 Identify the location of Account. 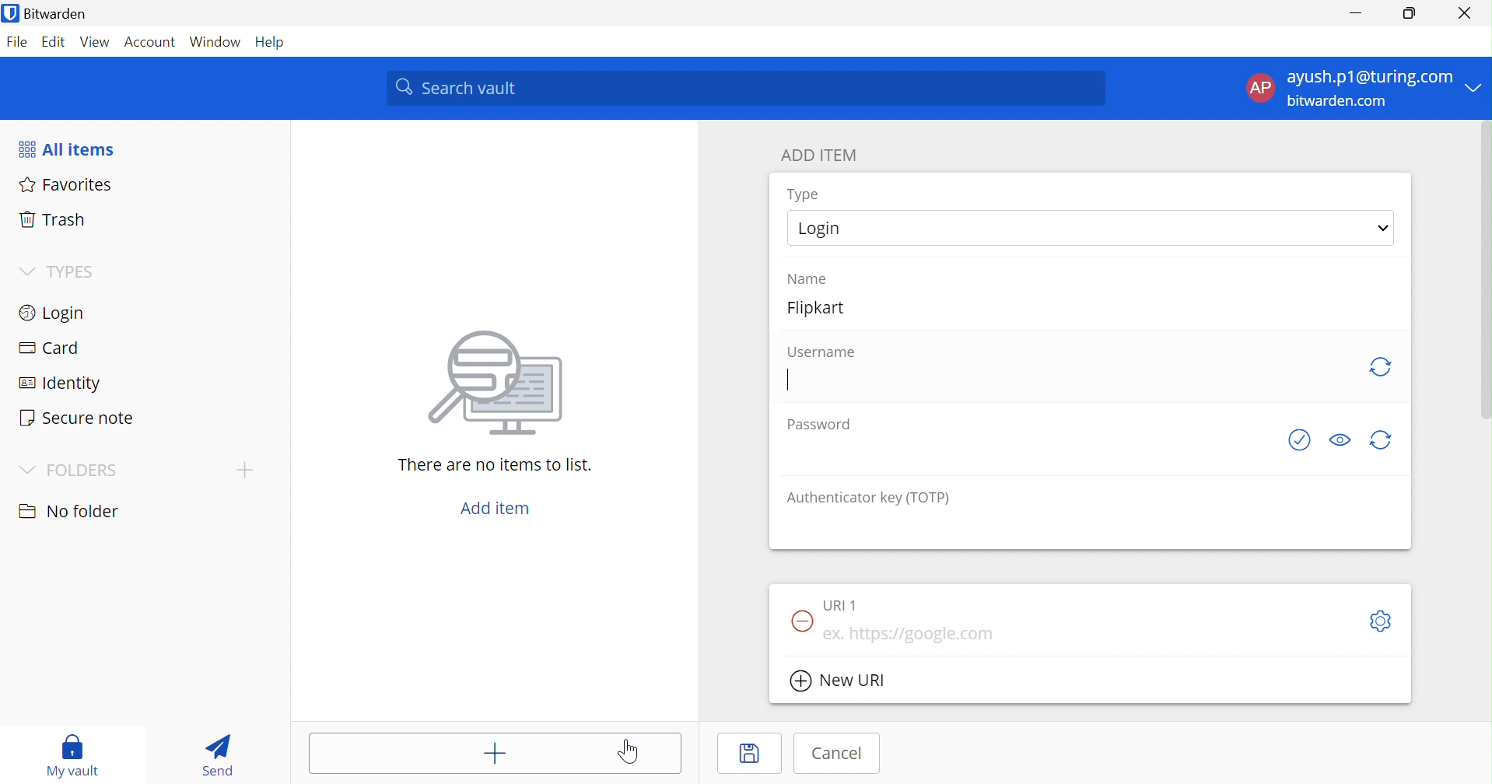
(151, 42).